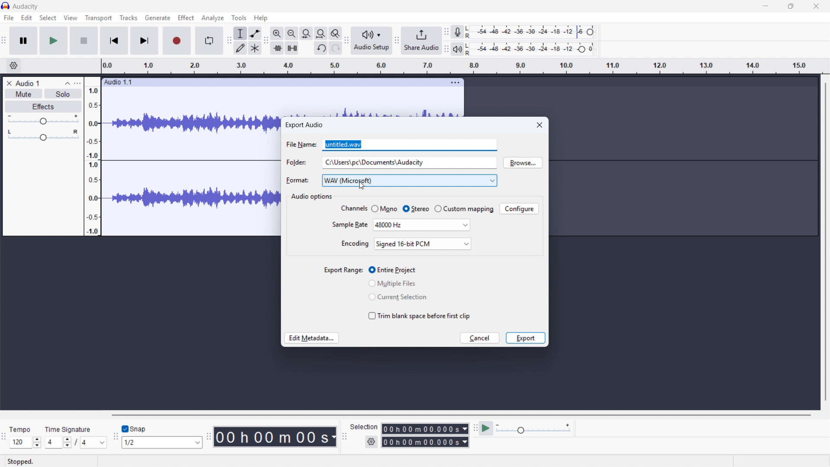 This screenshot has width=830, height=467. Describe the element at coordinates (519, 208) in the screenshot. I see `Configure ` at that location.